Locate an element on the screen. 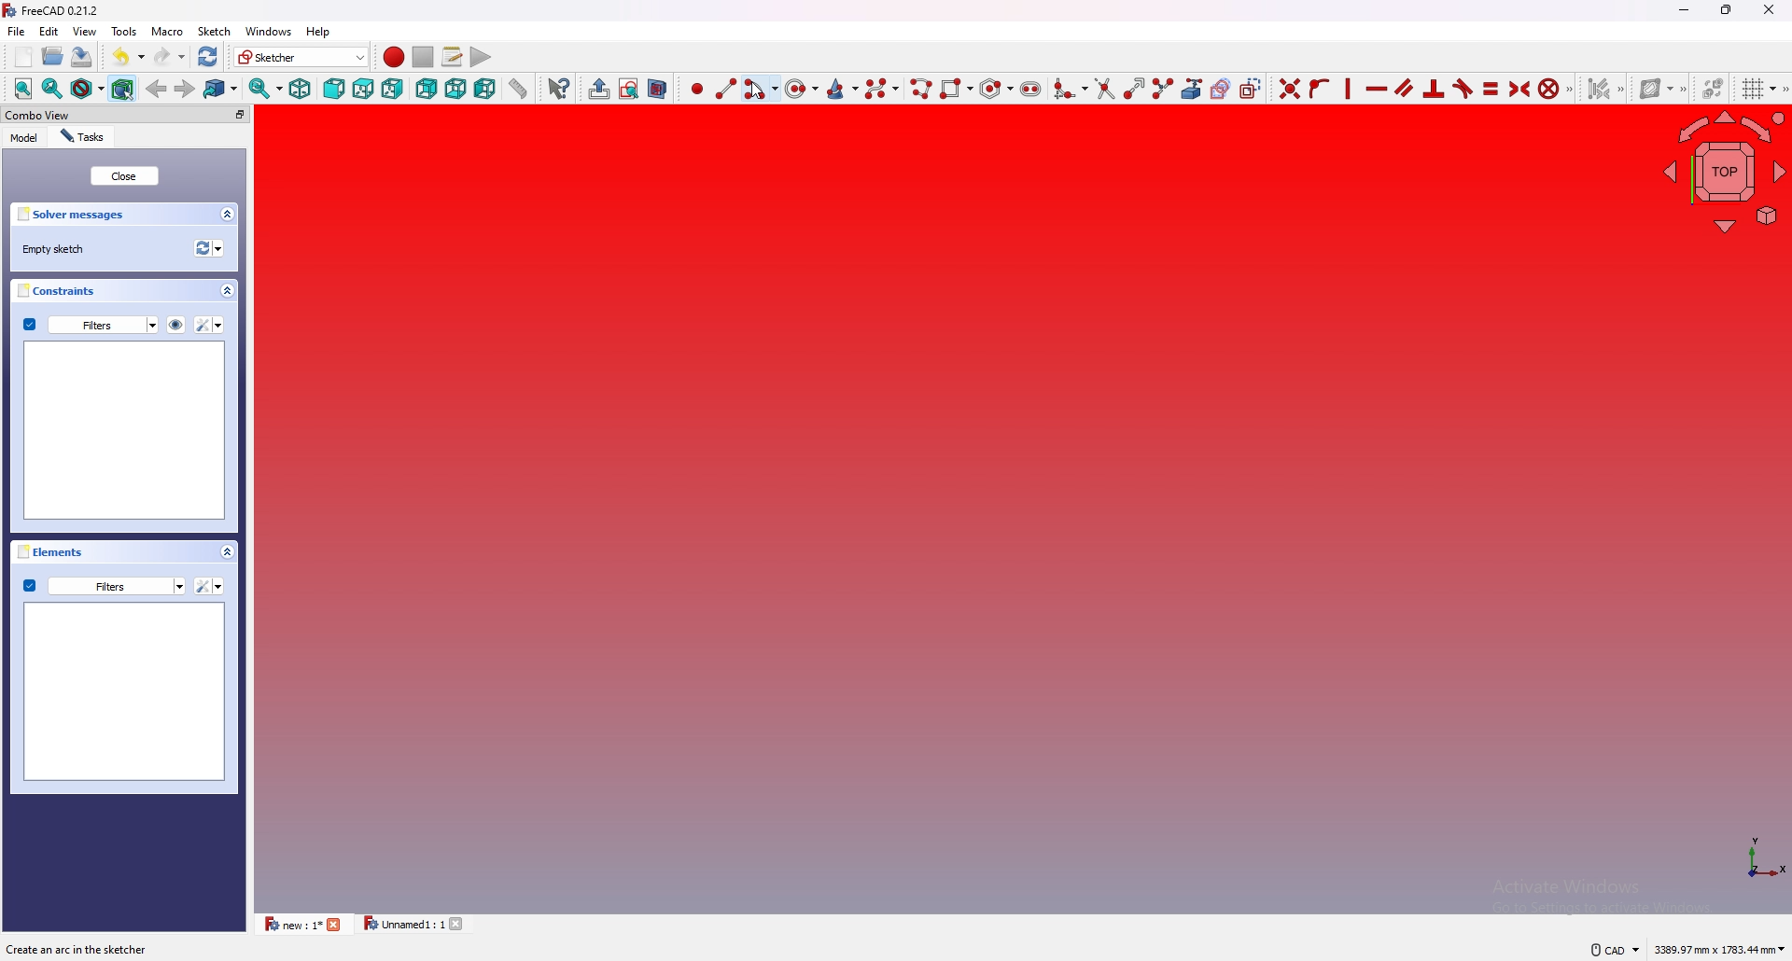 The image size is (1792, 961). create regular polygon is located at coordinates (996, 89).